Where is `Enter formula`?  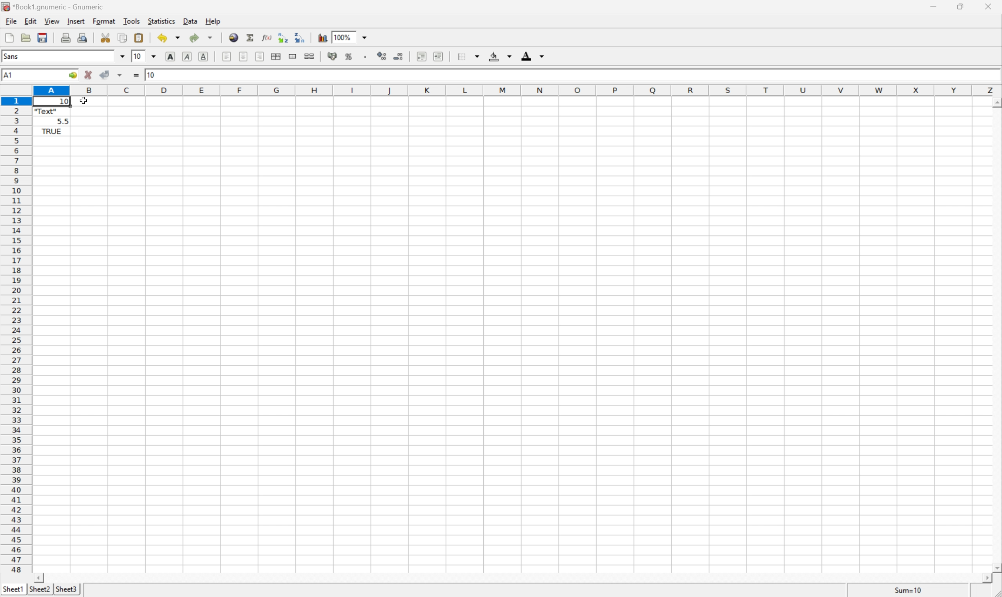
Enter formula is located at coordinates (136, 75).